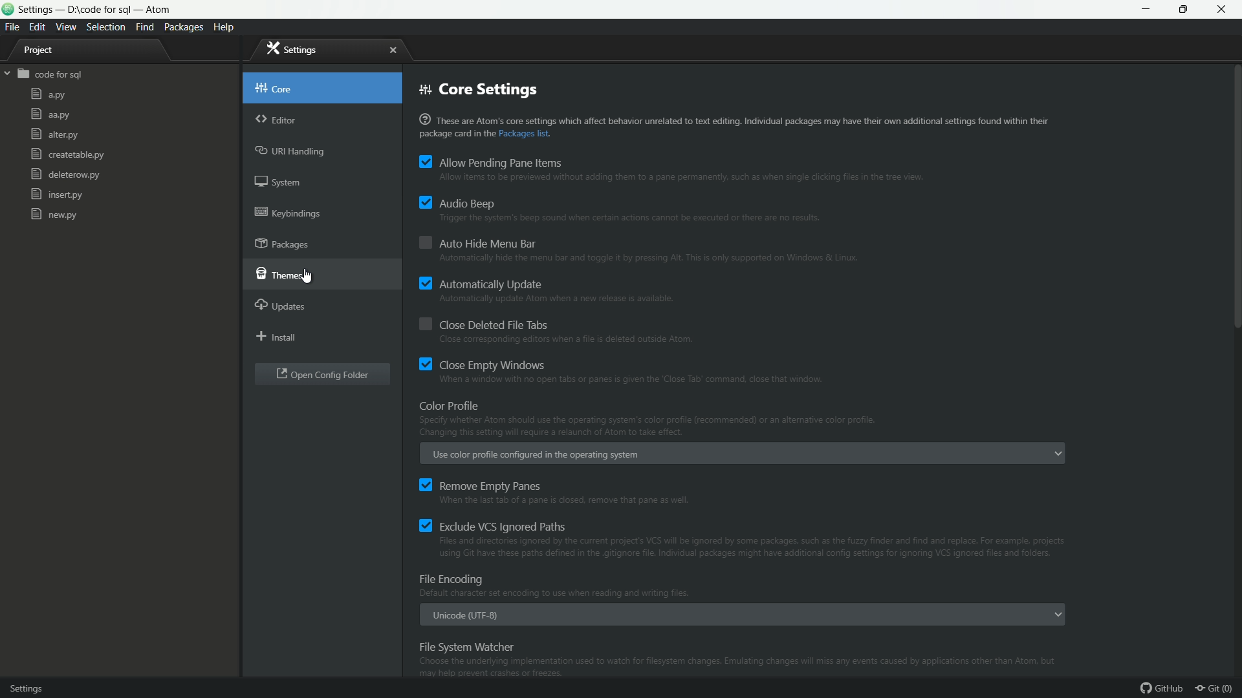  What do you see at coordinates (571, 501) in the screenshot?
I see `when the last tab of a pane is closed, remove that pane as well` at bounding box center [571, 501].